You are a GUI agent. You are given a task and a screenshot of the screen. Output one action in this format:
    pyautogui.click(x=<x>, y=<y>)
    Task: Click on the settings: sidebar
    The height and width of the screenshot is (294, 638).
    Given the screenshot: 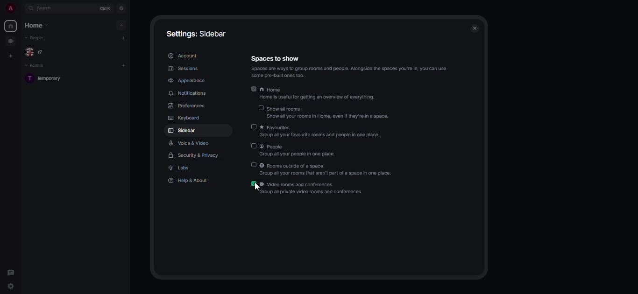 What is the action you would take?
    pyautogui.click(x=197, y=34)
    